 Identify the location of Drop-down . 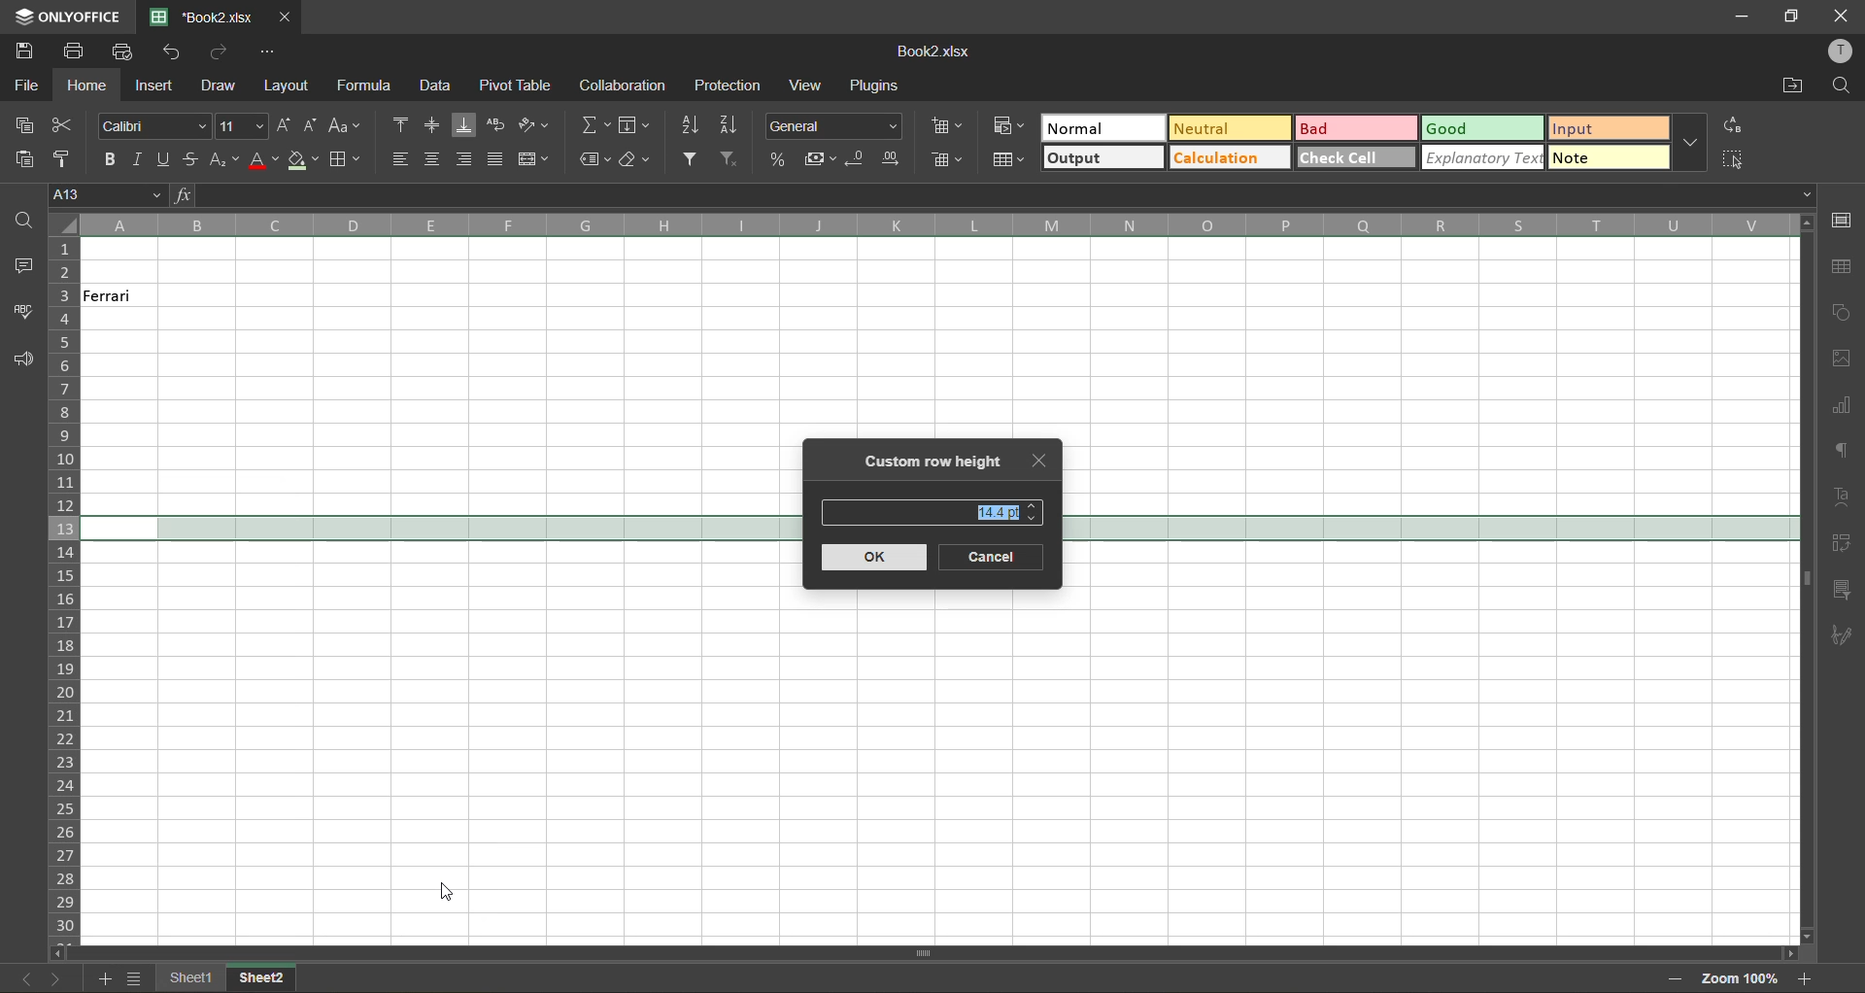
(1810, 193).